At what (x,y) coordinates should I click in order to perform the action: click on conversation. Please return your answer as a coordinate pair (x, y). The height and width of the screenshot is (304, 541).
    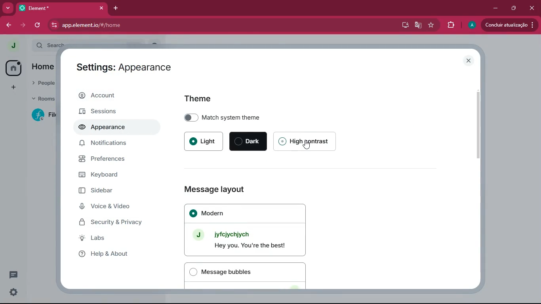
    Looking at the image, I should click on (13, 274).